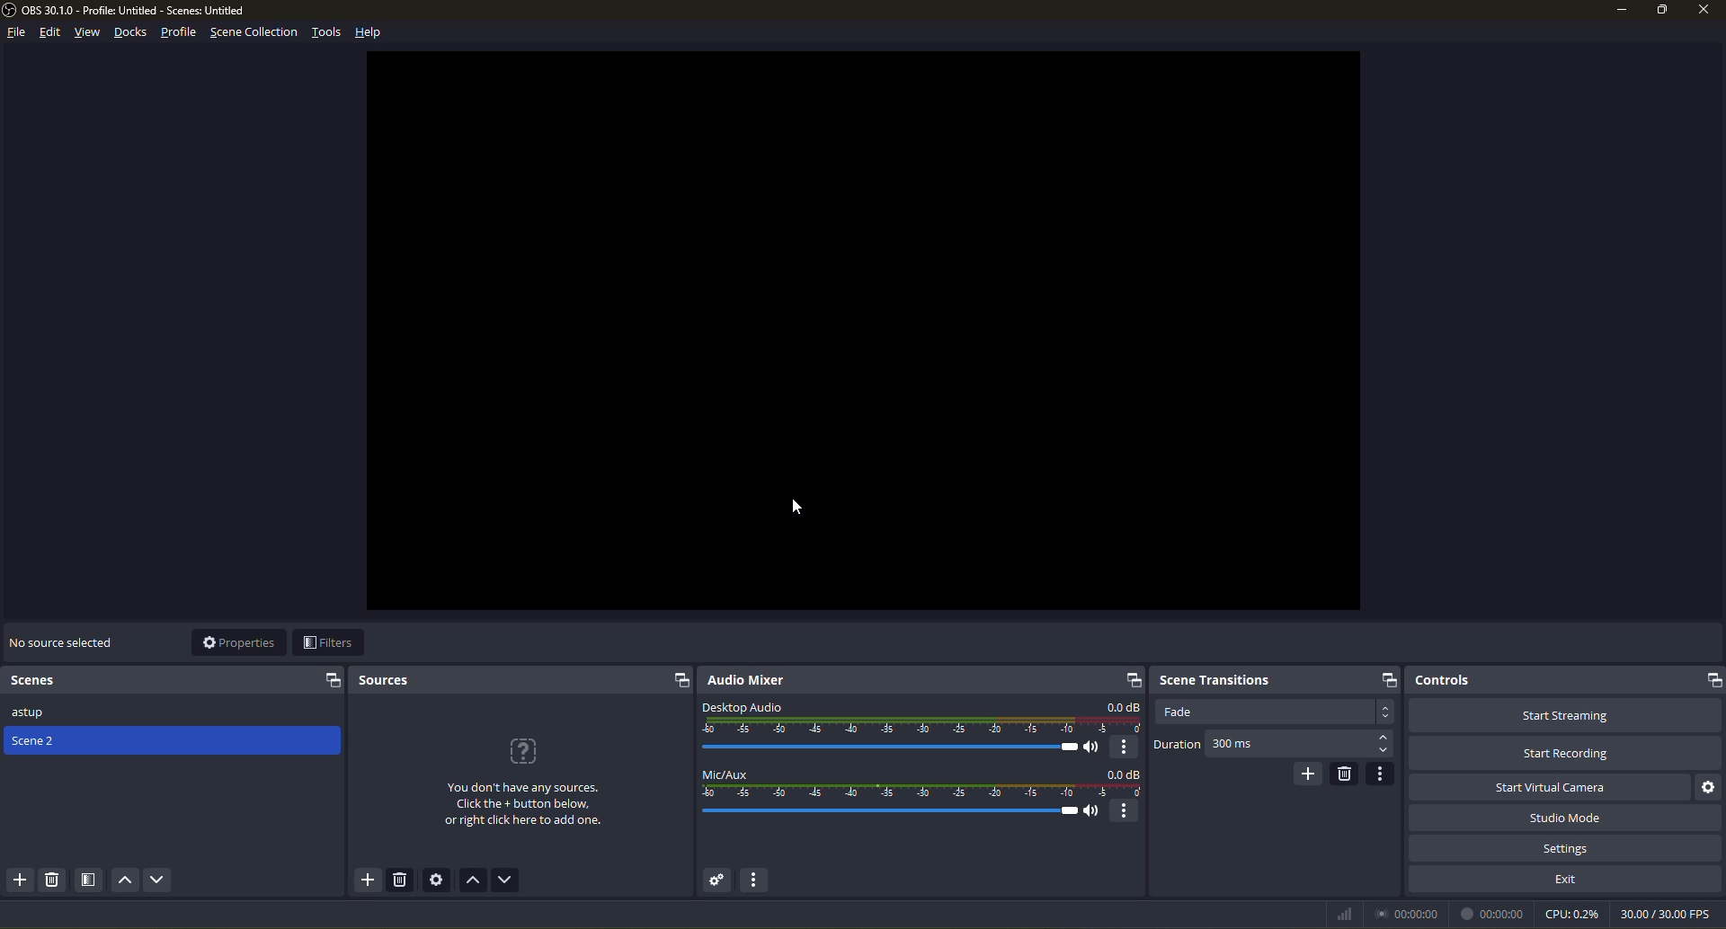 The height and width of the screenshot is (929, 1726). Describe the element at coordinates (257, 33) in the screenshot. I see `scene selection` at that location.